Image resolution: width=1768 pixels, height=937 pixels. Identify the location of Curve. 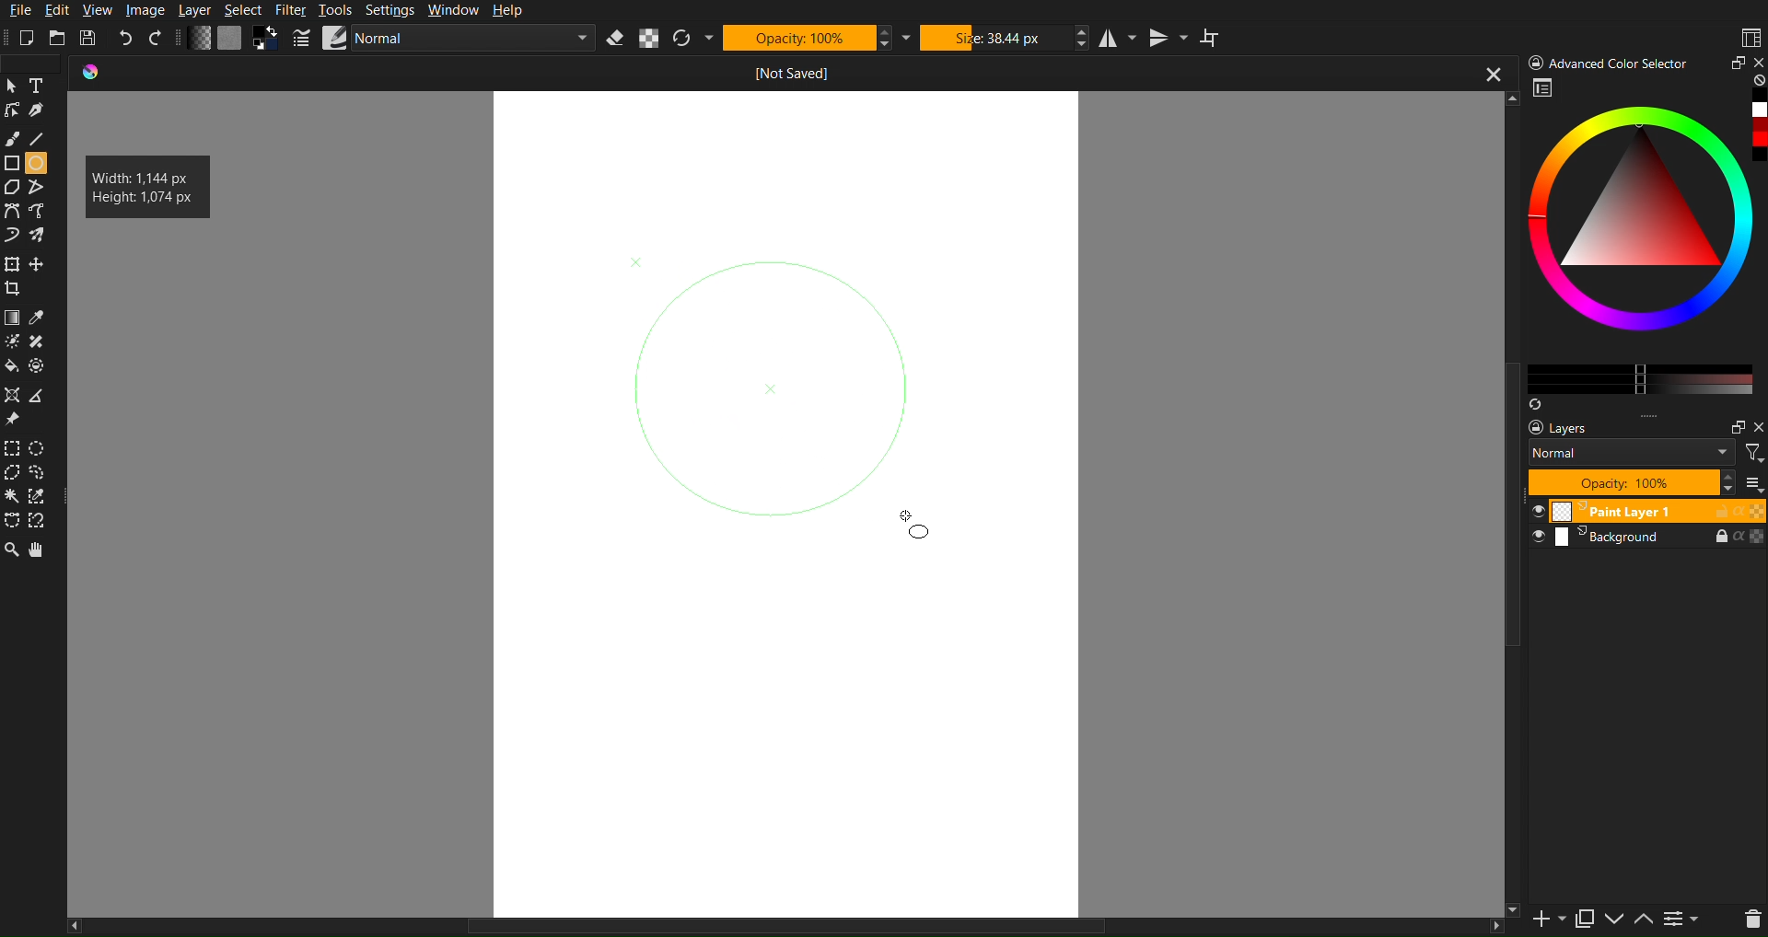
(11, 235).